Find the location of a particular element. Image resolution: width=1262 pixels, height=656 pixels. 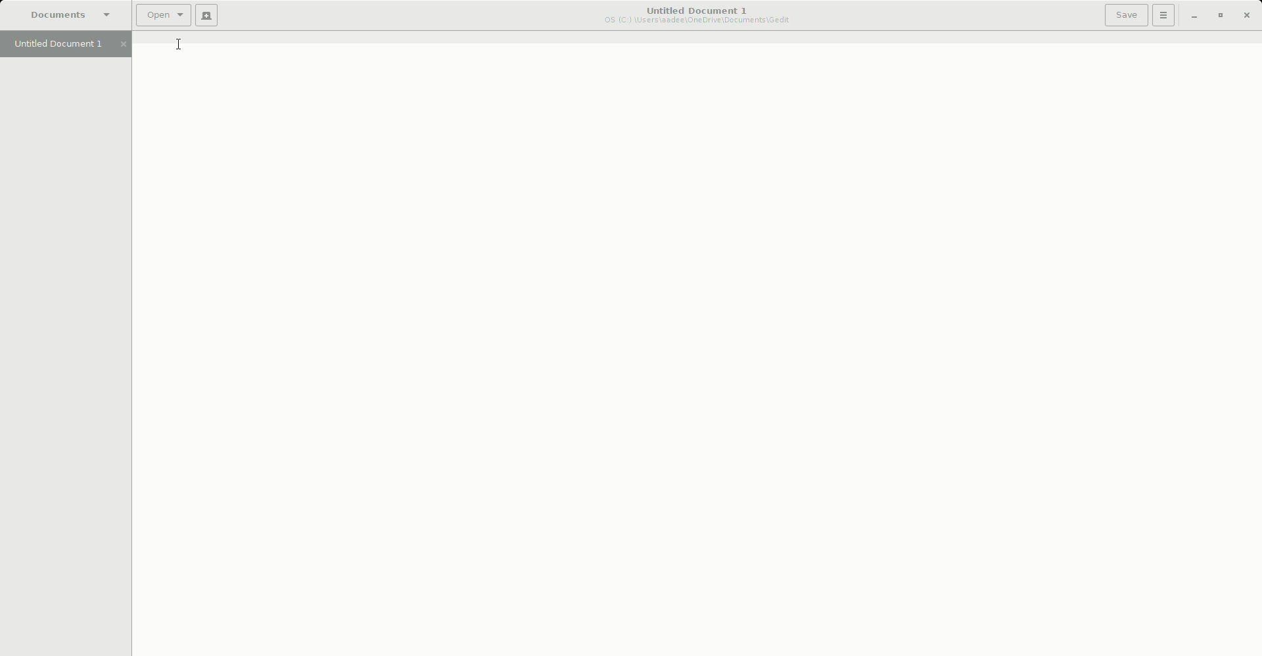

Minimize is located at coordinates (1193, 16).